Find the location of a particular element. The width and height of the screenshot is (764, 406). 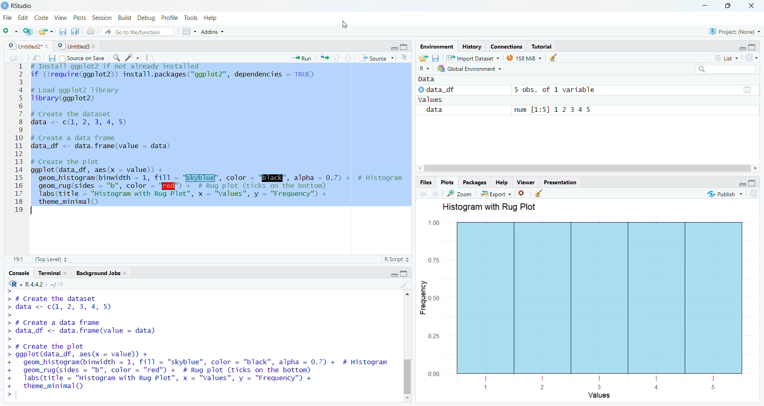

Export  is located at coordinates (493, 194).